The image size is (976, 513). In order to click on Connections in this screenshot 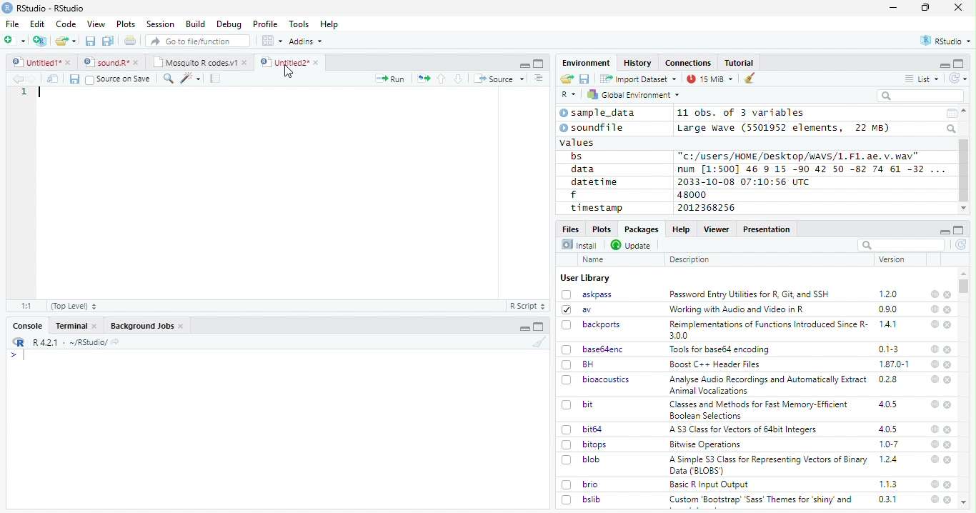, I will do `click(687, 63)`.